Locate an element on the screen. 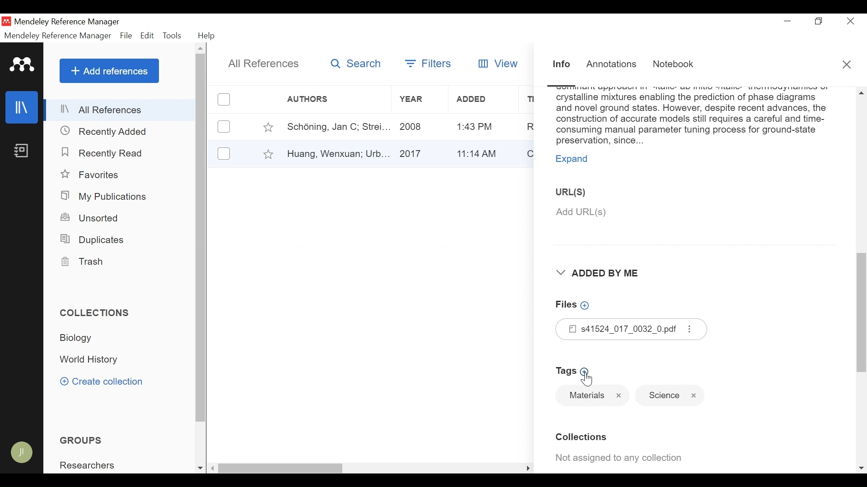 The width and height of the screenshot is (867, 487). Recently Read is located at coordinates (107, 154).